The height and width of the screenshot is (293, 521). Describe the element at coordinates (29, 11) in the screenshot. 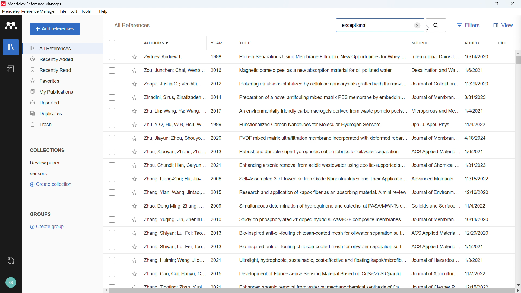

I see `mendeley reference manager` at that location.